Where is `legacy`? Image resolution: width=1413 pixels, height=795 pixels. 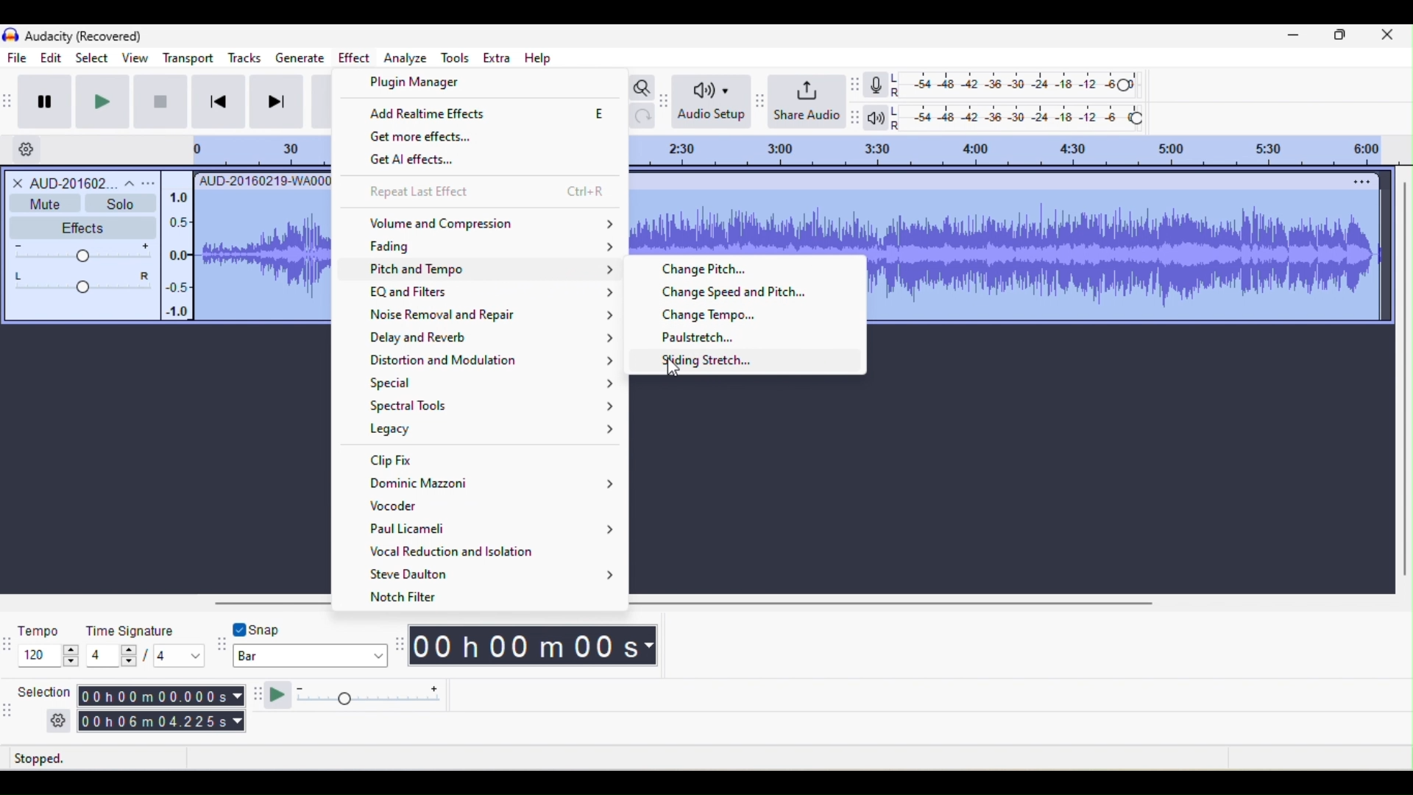 legacy is located at coordinates (489, 430).